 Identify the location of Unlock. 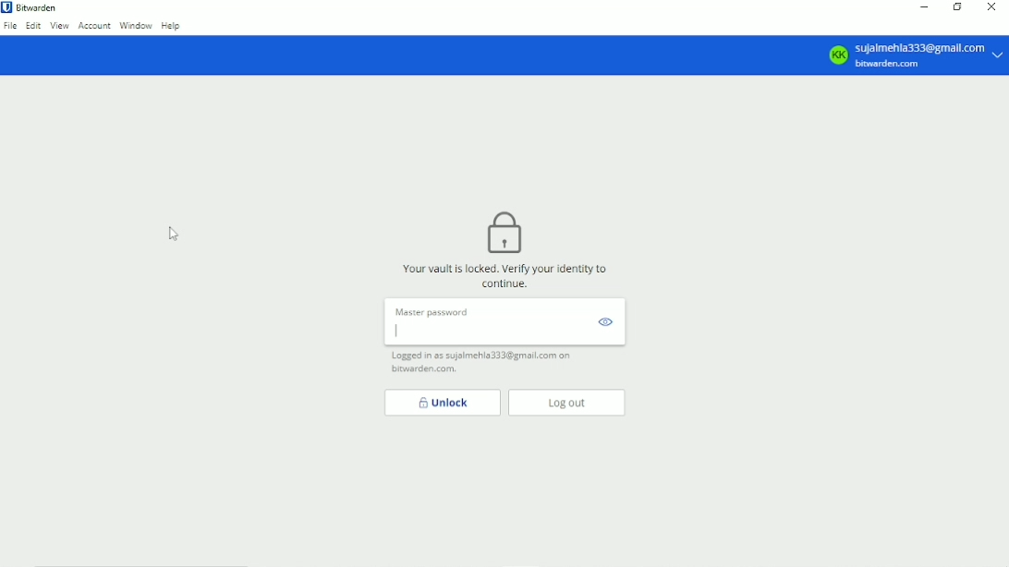
(442, 403).